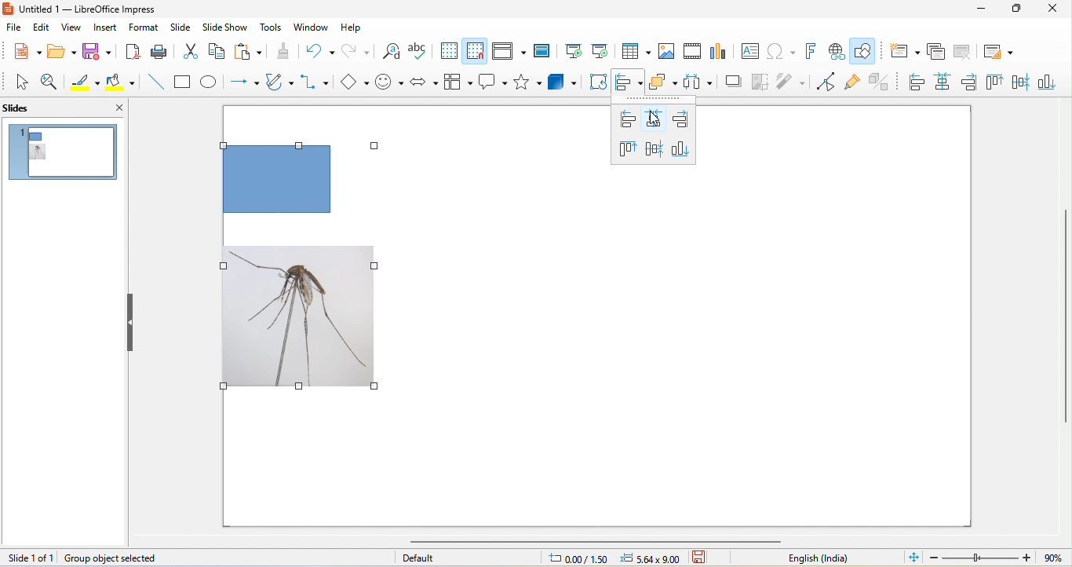  What do you see at coordinates (99, 10) in the screenshot?
I see `untitled 1- libreoffice impress` at bounding box center [99, 10].